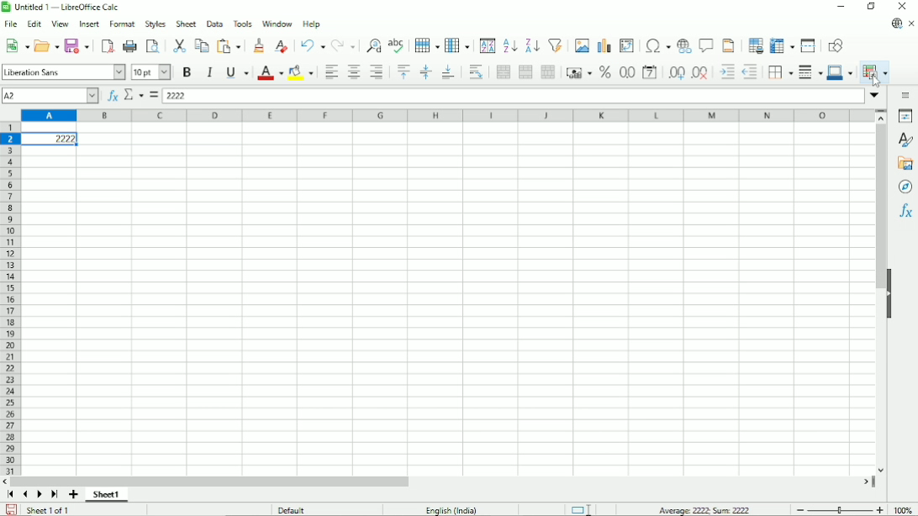 The width and height of the screenshot is (918, 516). What do you see at coordinates (187, 72) in the screenshot?
I see `Bold` at bounding box center [187, 72].